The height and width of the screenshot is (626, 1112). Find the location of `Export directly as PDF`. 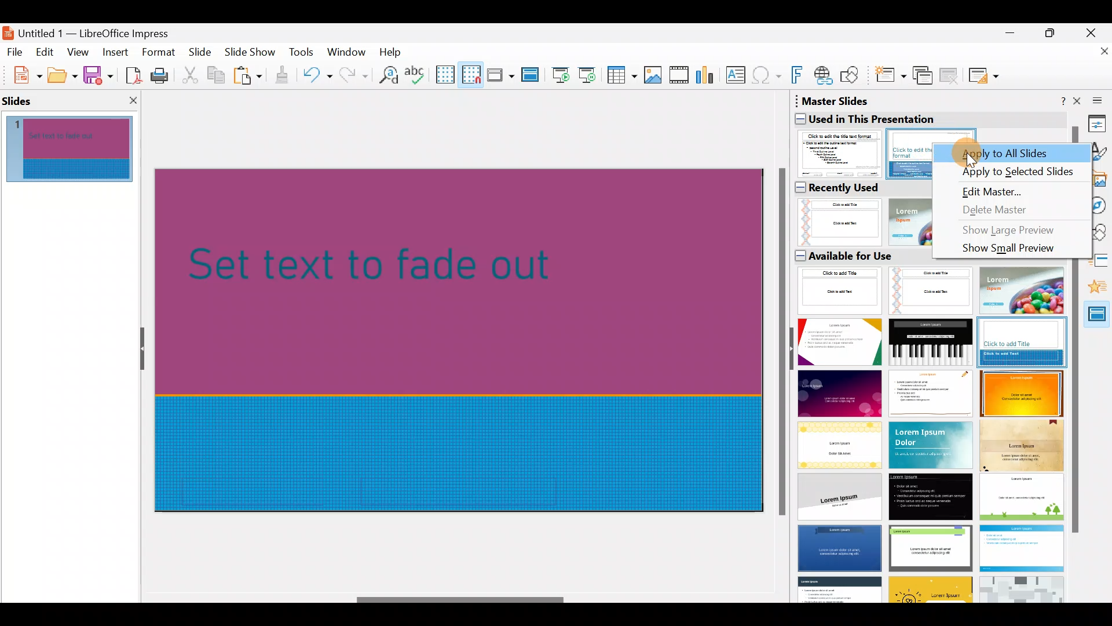

Export directly as PDF is located at coordinates (131, 74).